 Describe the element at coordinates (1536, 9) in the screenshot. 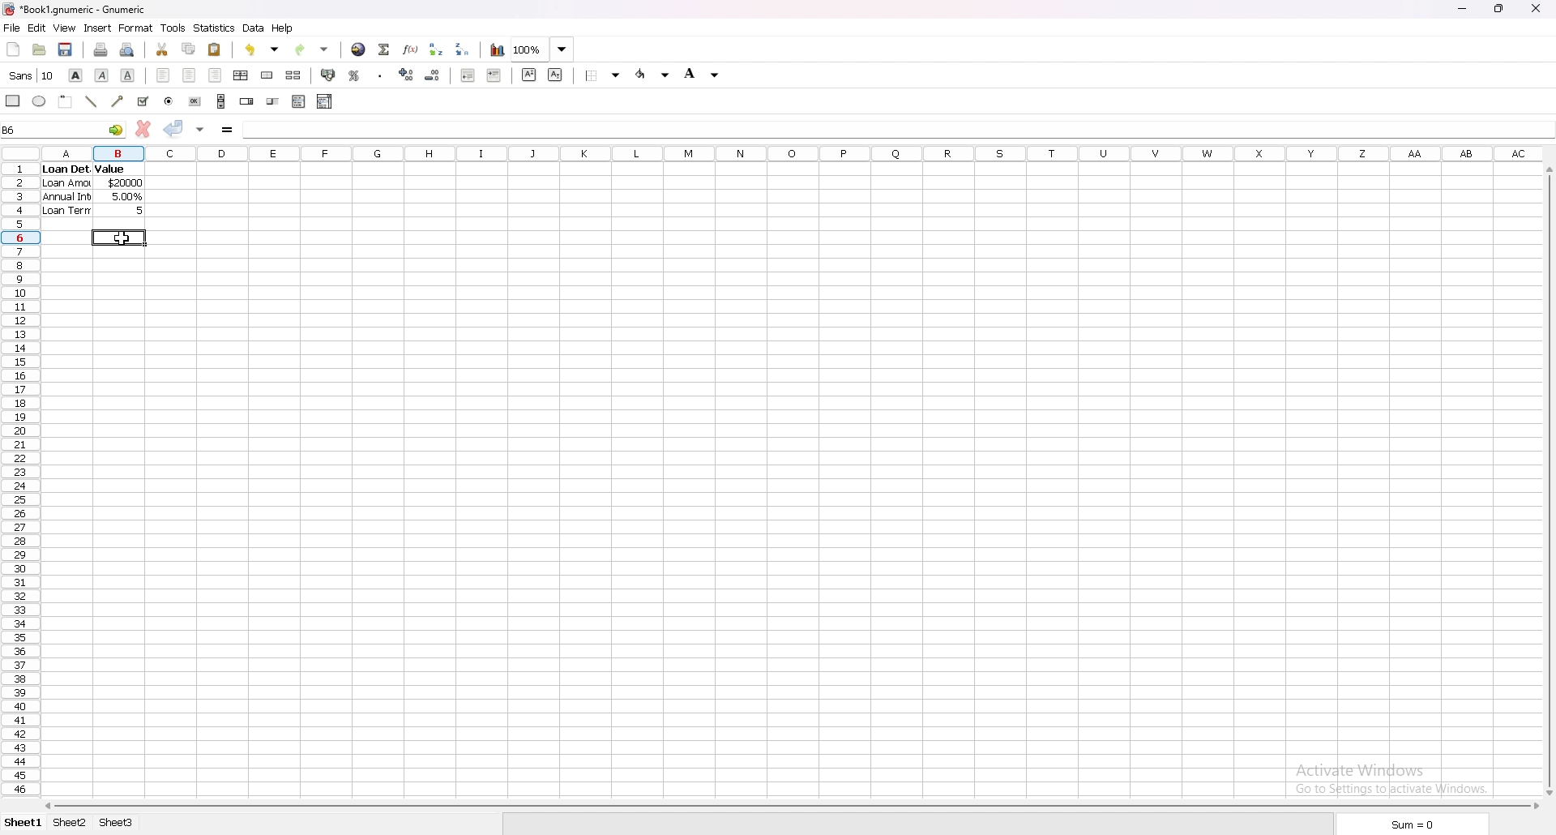

I see `close` at that location.